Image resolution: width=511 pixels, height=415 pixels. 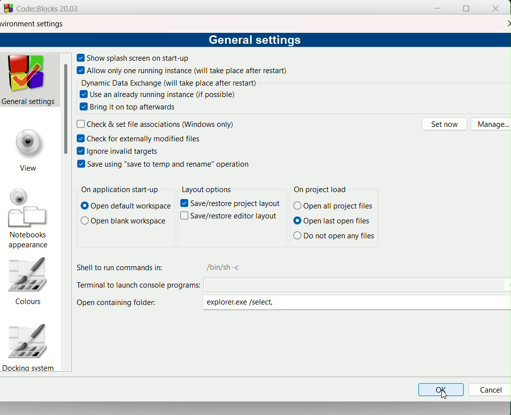 What do you see at coordinates (53, 8) in the screenshot?
I see `Code:Blocks 20.03` at bounding box center [53, 8].